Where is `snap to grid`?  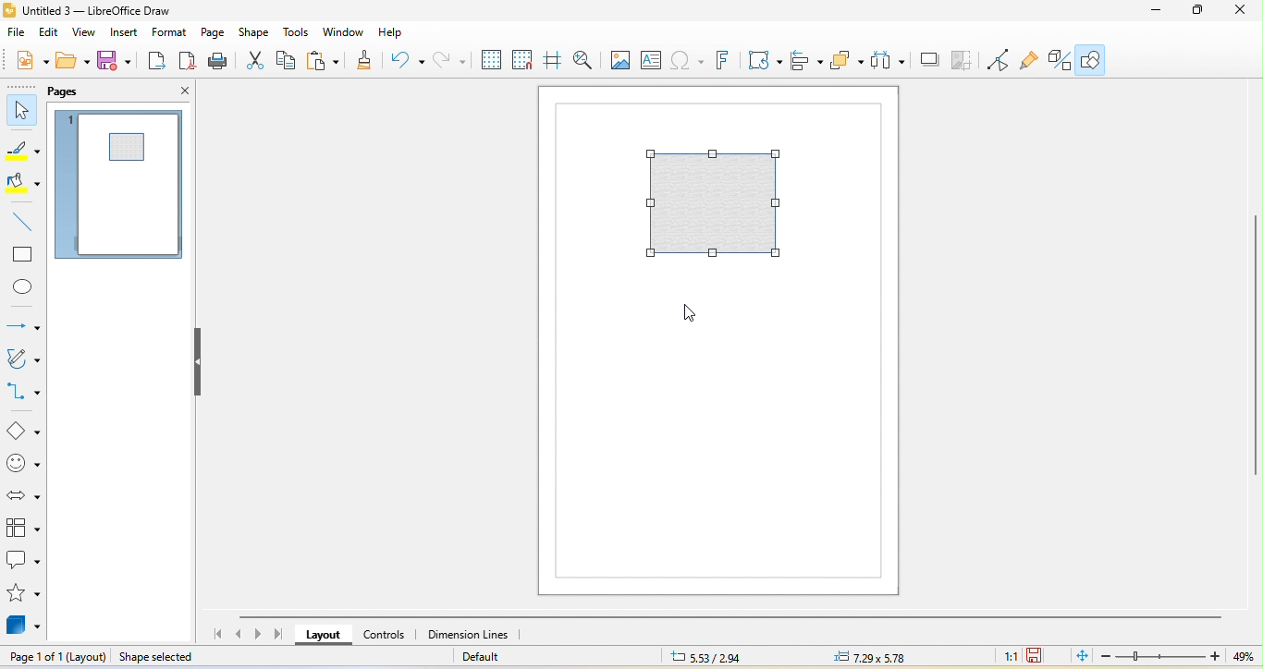
snap to grid is located at coordinates (523, 62).